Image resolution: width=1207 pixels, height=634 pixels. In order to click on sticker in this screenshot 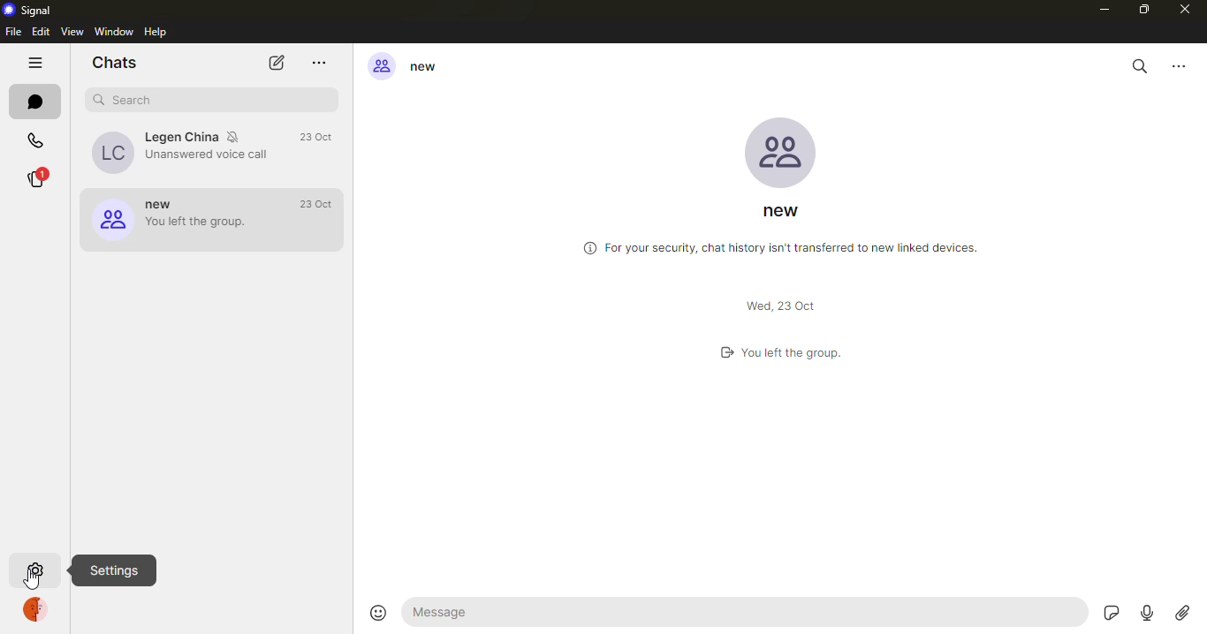, I will do `click(1111, 614)`.